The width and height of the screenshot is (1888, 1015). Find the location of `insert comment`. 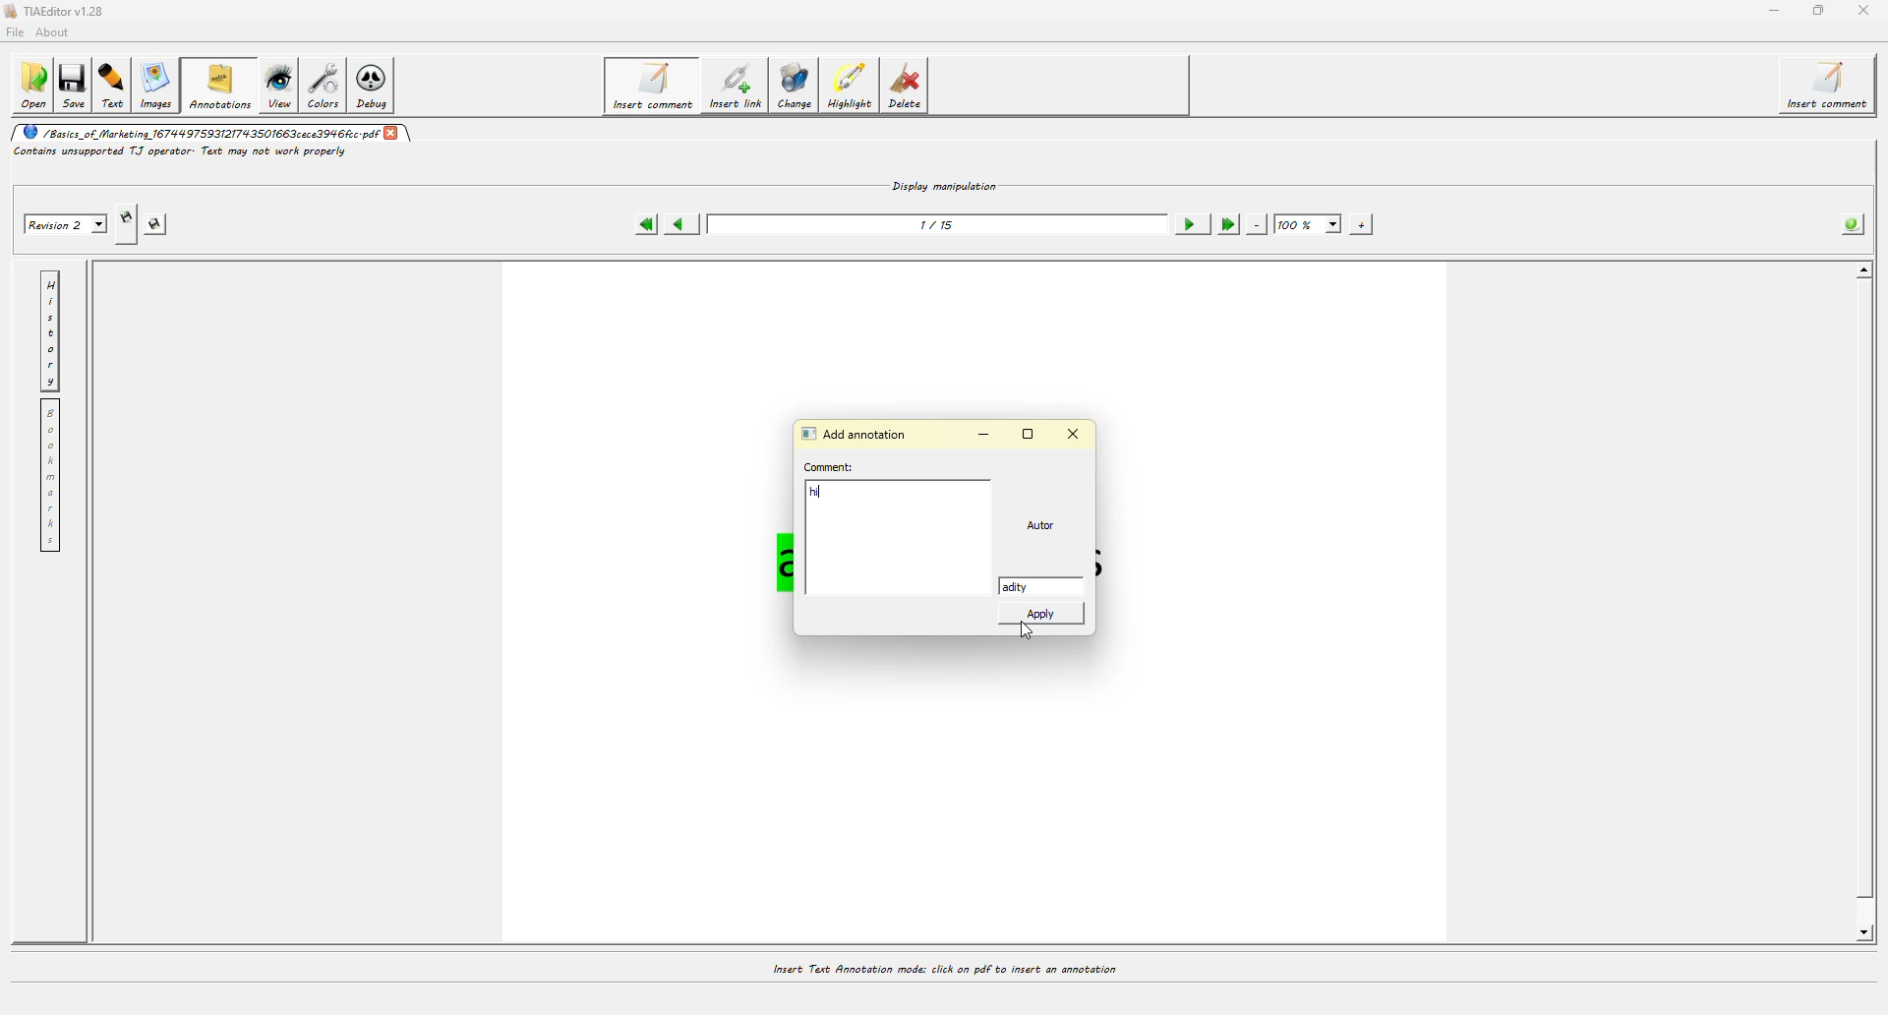

insert comment is located at coordinates (1832, 86).